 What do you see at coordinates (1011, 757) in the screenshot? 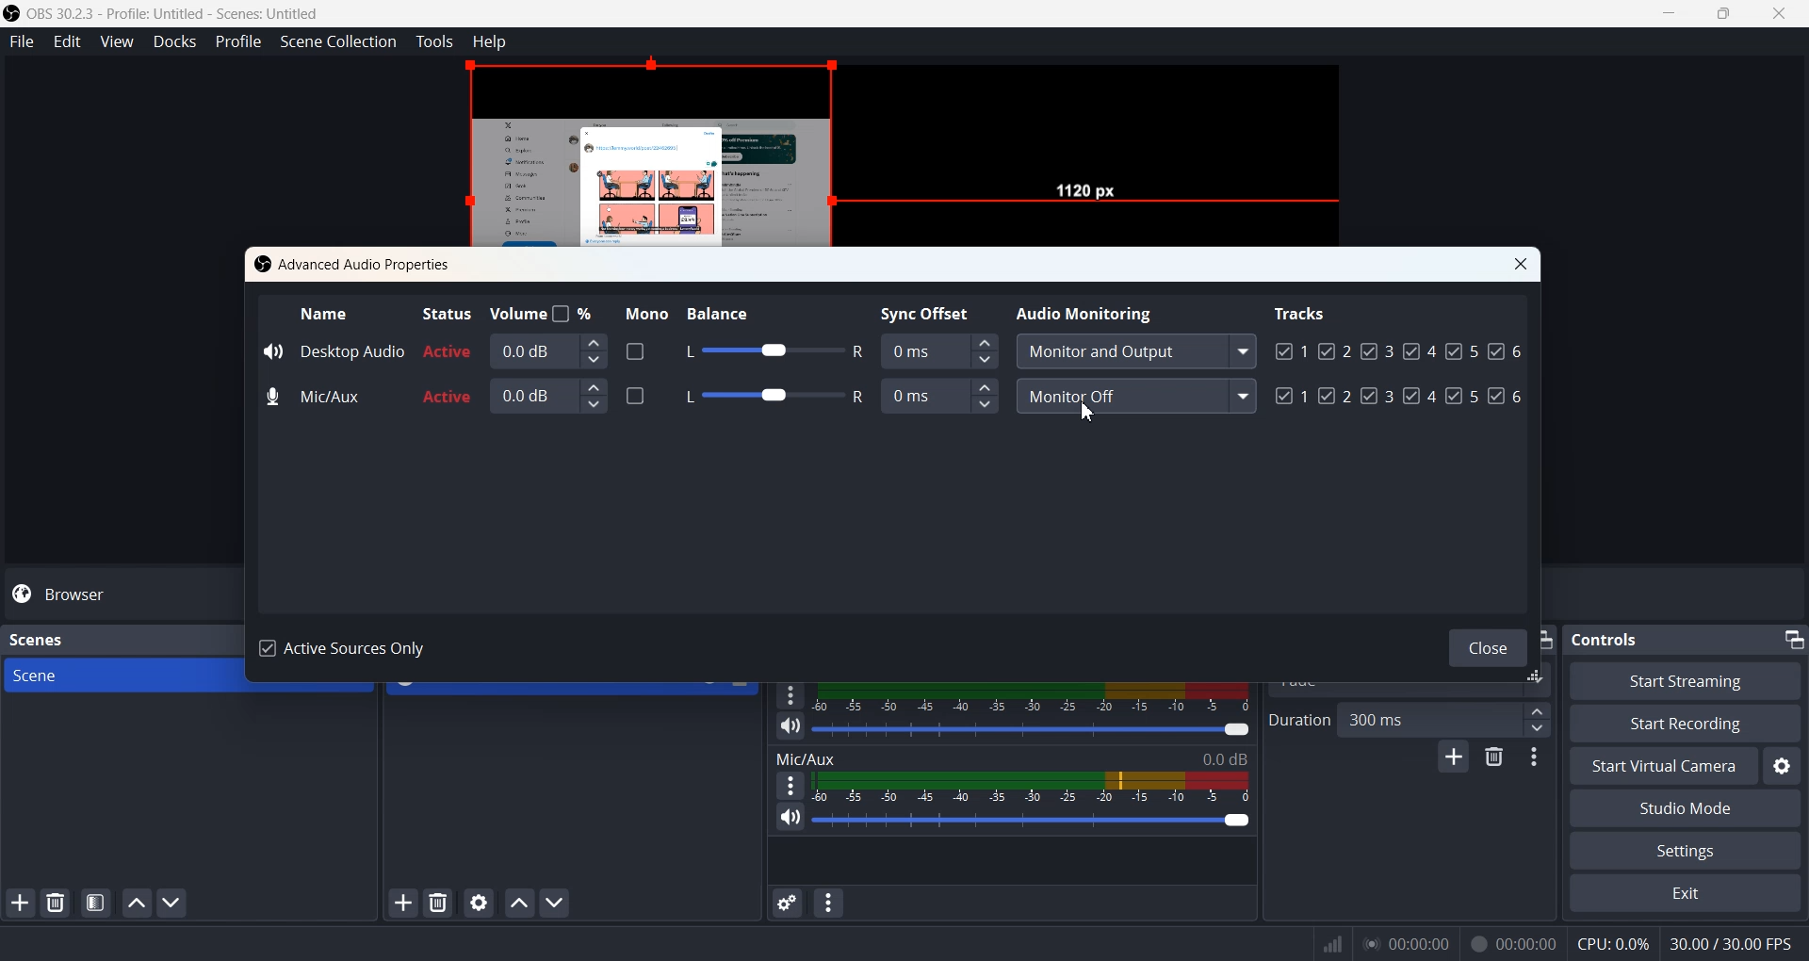
I see `Mic/Aux 0.0 dB` at bounding box center [1011, 757].